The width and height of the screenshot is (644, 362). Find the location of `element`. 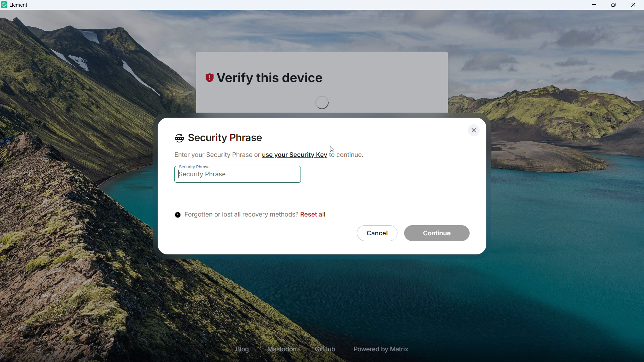

element is located at coordinates (19, 6).